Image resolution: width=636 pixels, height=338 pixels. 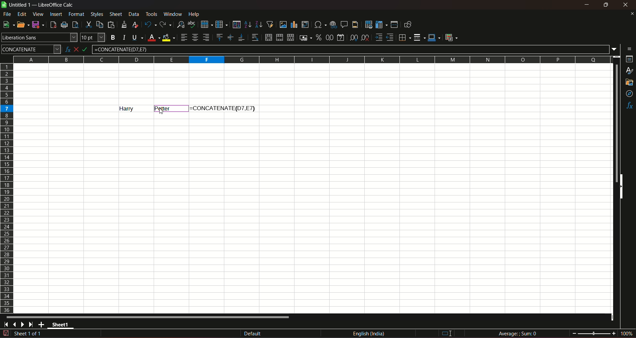 What do you see at coordinates (96, 14) in the screenshot?
I see `styles` at bounding box center [96, 14].